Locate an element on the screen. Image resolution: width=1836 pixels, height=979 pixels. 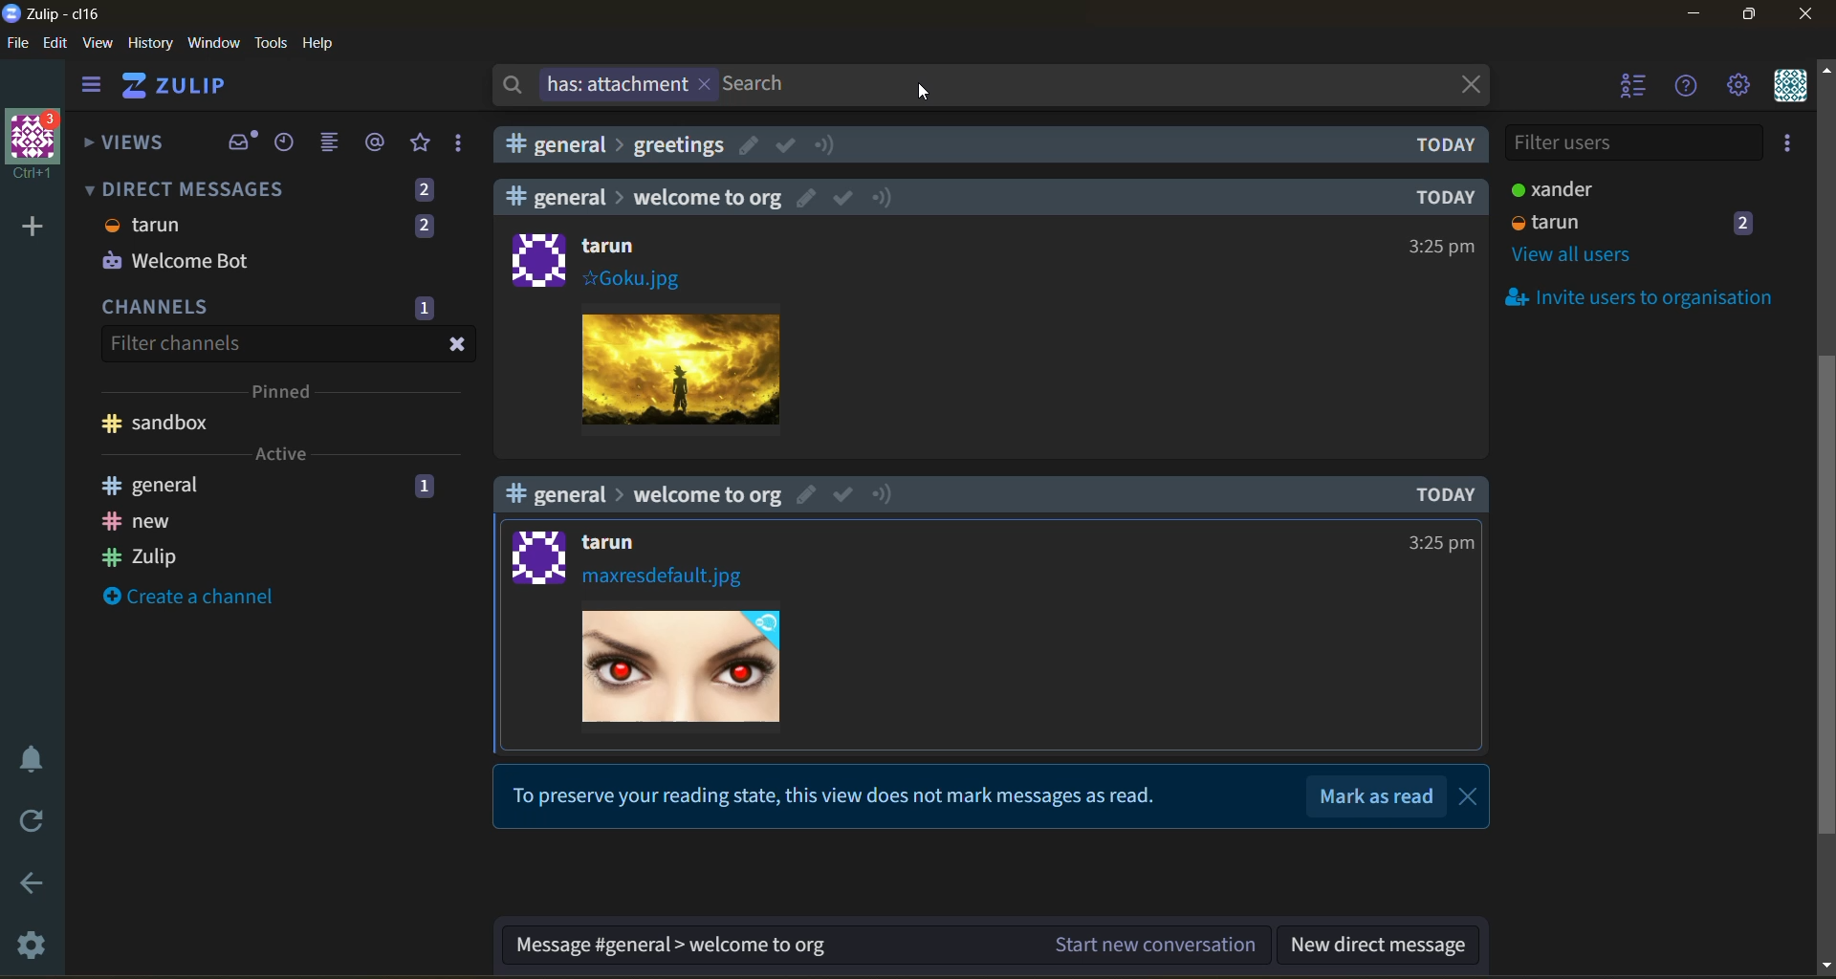
tarun is located at coordinates (613, 245).